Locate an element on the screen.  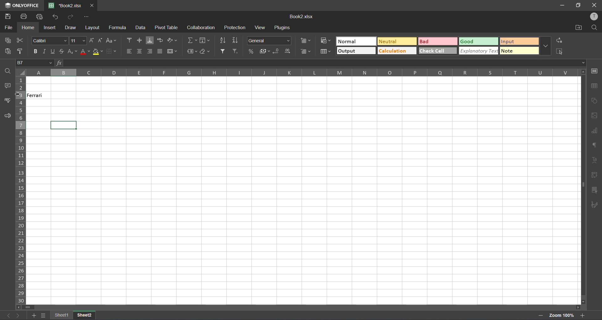
clear filter is located at coordinates (236, 51).